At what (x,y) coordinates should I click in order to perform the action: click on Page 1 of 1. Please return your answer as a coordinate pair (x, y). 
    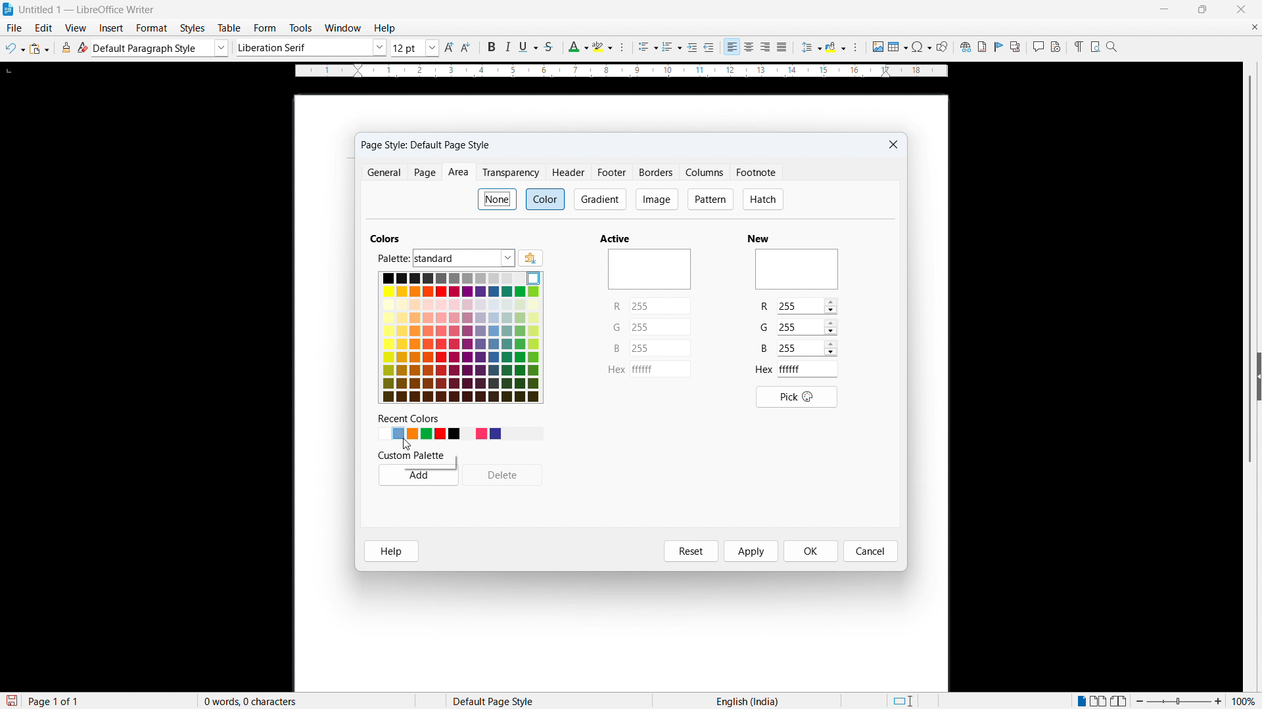
    Looking at the image, I should click on (55, 700).